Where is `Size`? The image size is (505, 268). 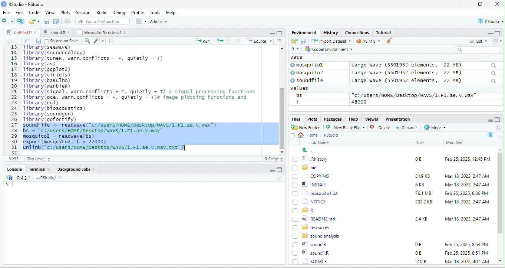 Size is located at coordinates (420, 143).